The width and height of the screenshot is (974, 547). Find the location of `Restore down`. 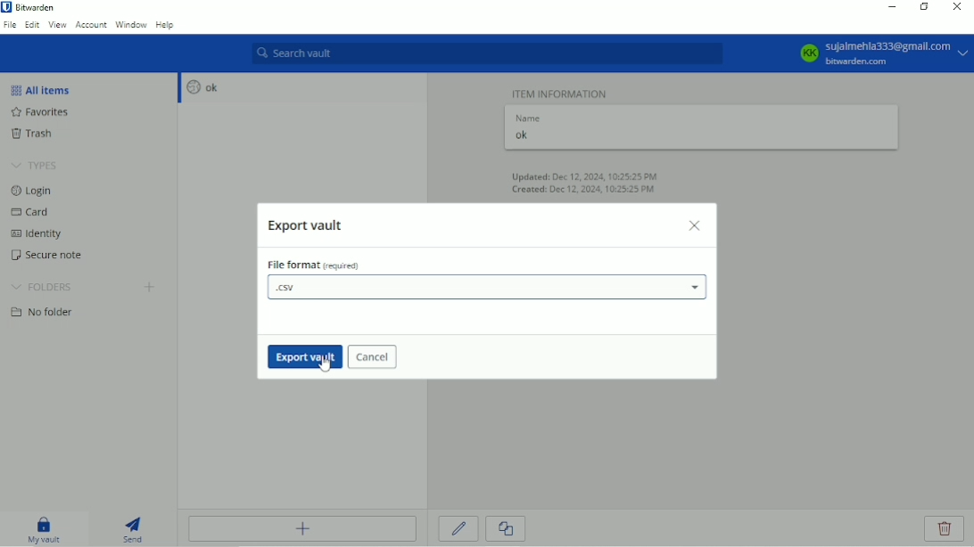

Restore down is located at coordinates (924, 6).